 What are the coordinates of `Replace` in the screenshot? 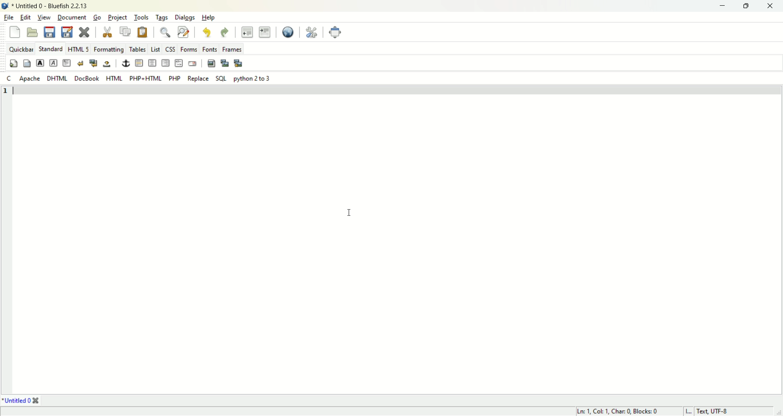 It's located at (200, 78).